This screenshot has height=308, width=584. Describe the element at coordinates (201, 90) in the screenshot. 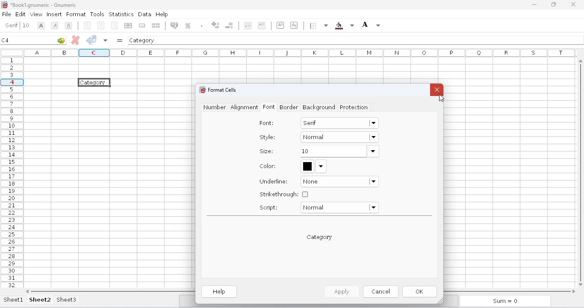

I see `logo` at that location.